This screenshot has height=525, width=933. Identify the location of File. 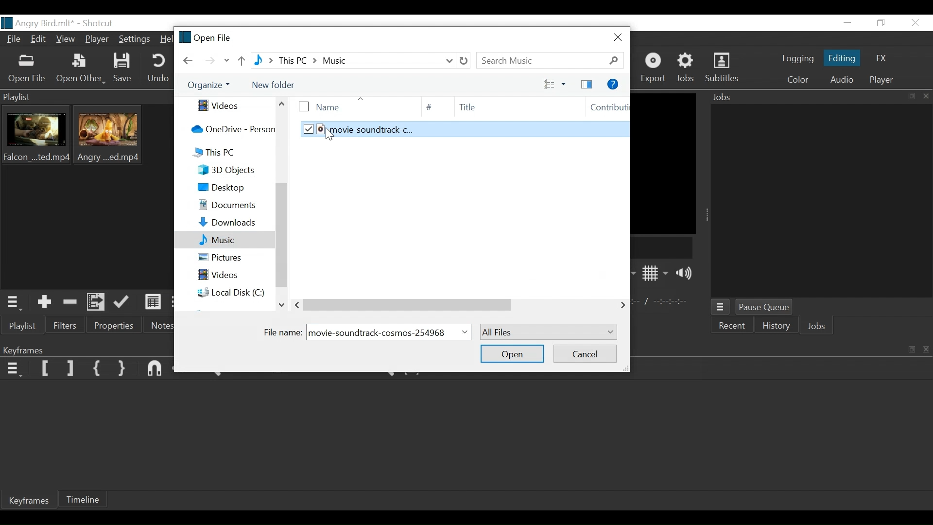
(12, 40).